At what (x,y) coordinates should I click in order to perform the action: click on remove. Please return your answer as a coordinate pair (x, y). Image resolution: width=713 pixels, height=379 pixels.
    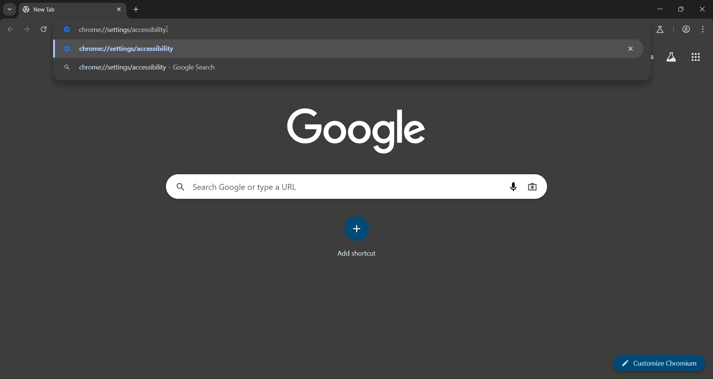
    Looking at the image, I should click on (631, 48).